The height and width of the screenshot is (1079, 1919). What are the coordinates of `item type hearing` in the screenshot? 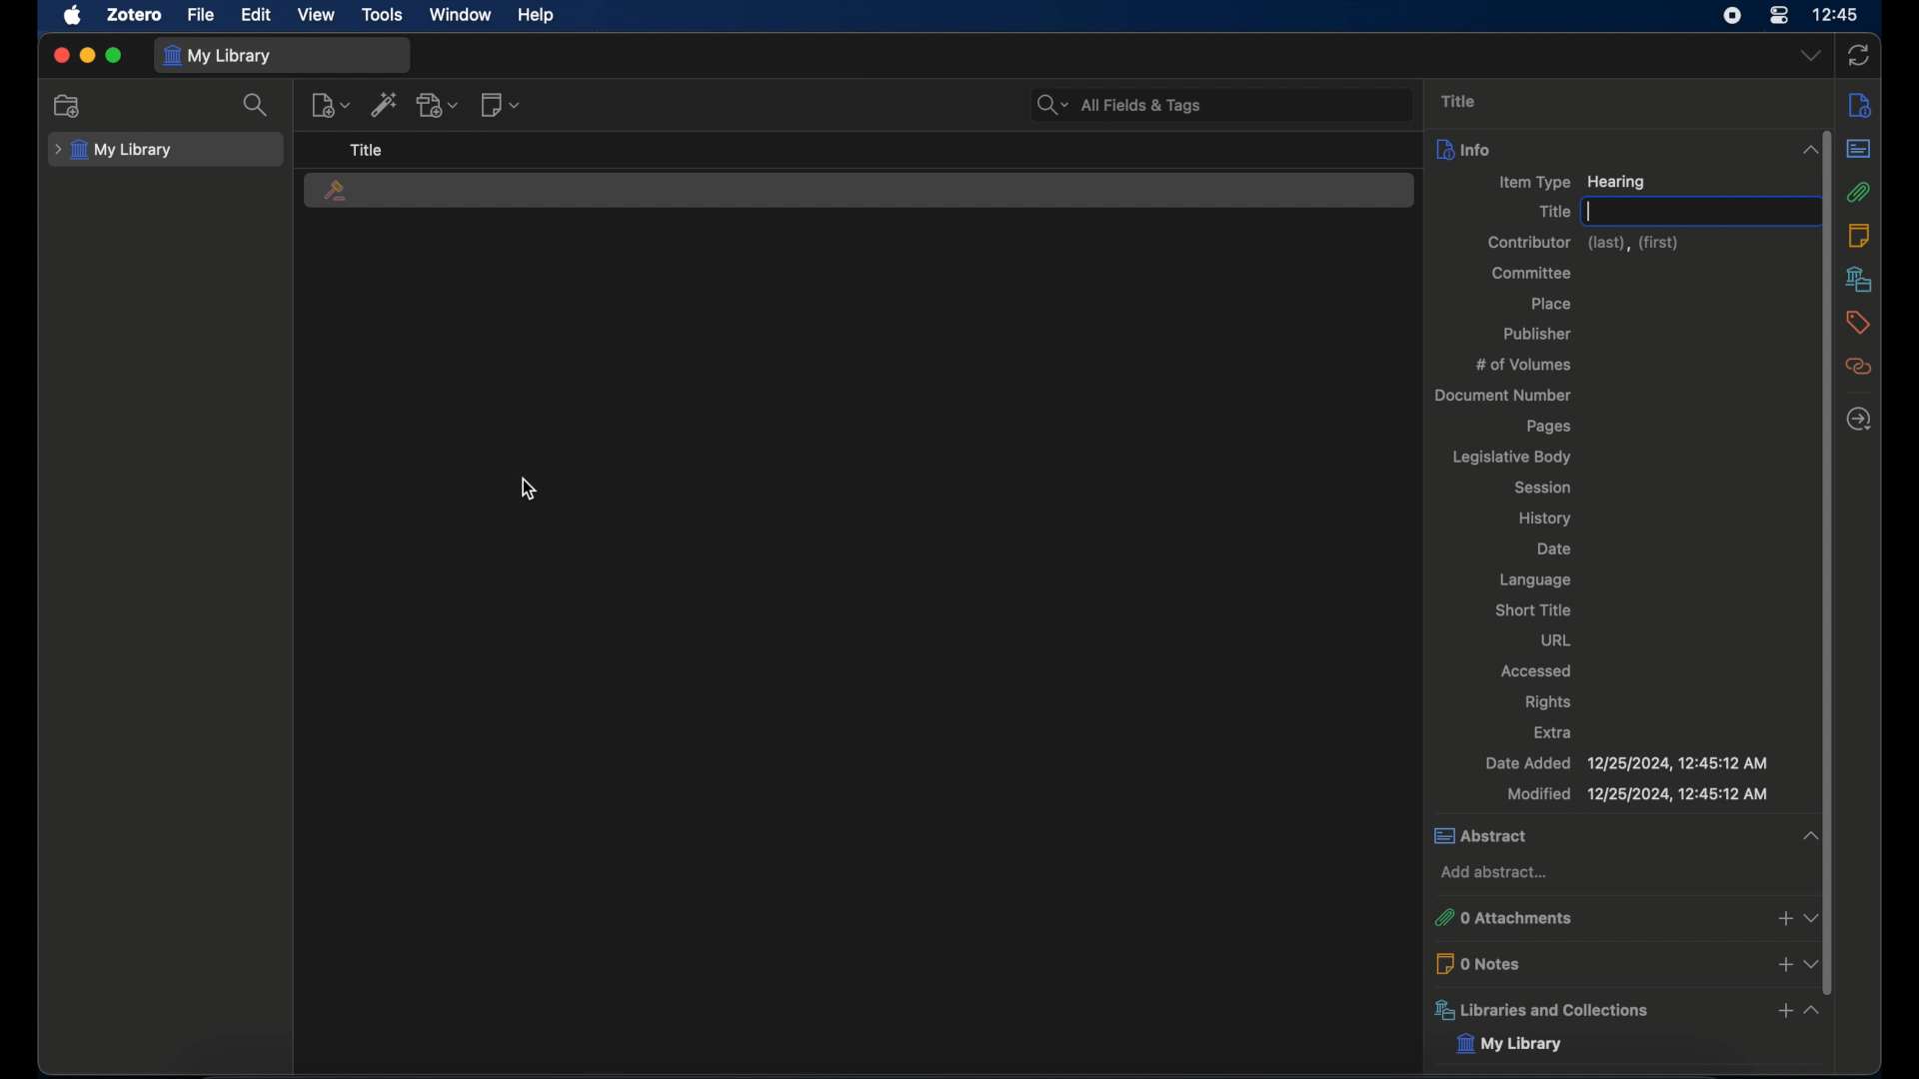 It's located at (1571, 183).